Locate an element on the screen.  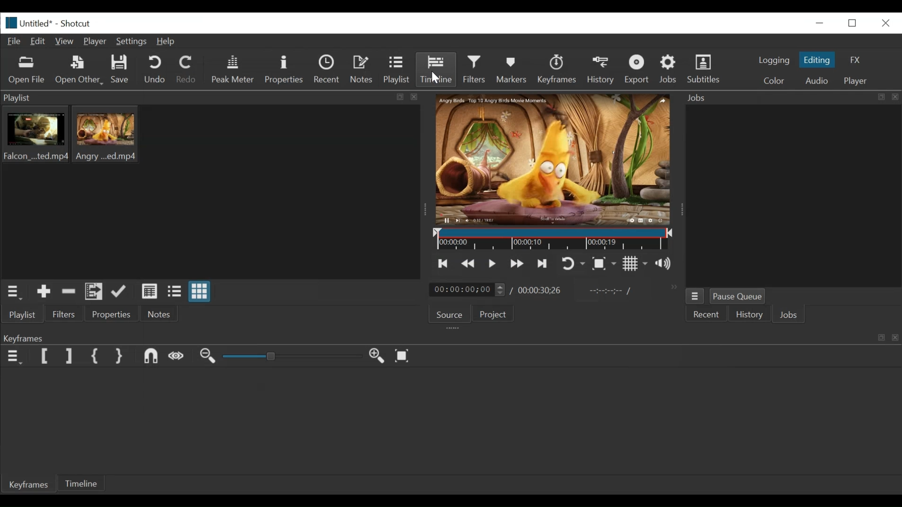
play forward quickly is located at coordinates (518, 265).